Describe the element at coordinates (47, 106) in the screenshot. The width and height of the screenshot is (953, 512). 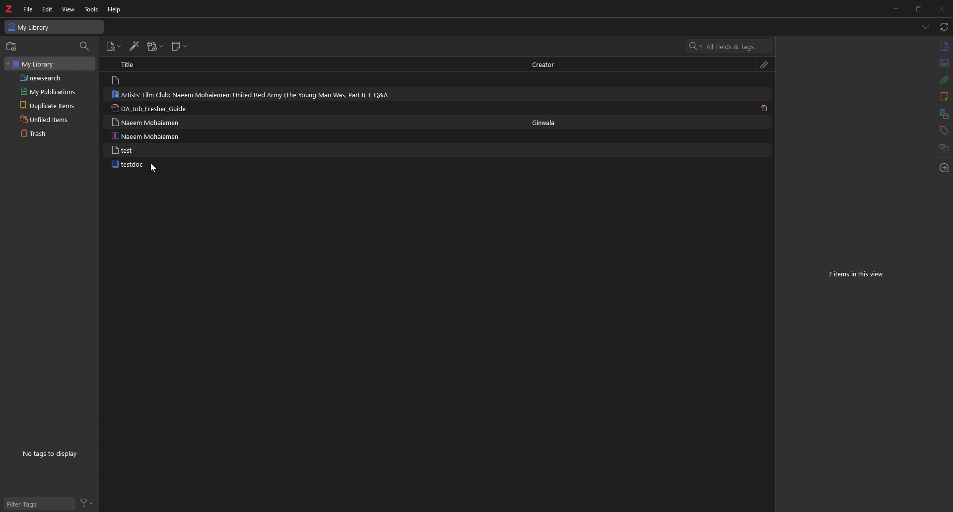
I see `Duplicate Items` at that location.